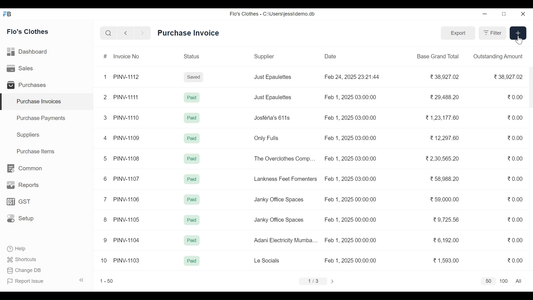 The image size is (533, 300). What do you see at coordinates (459, 33) in the screenshot?
I see `Export` at bounding box center [459, 33].